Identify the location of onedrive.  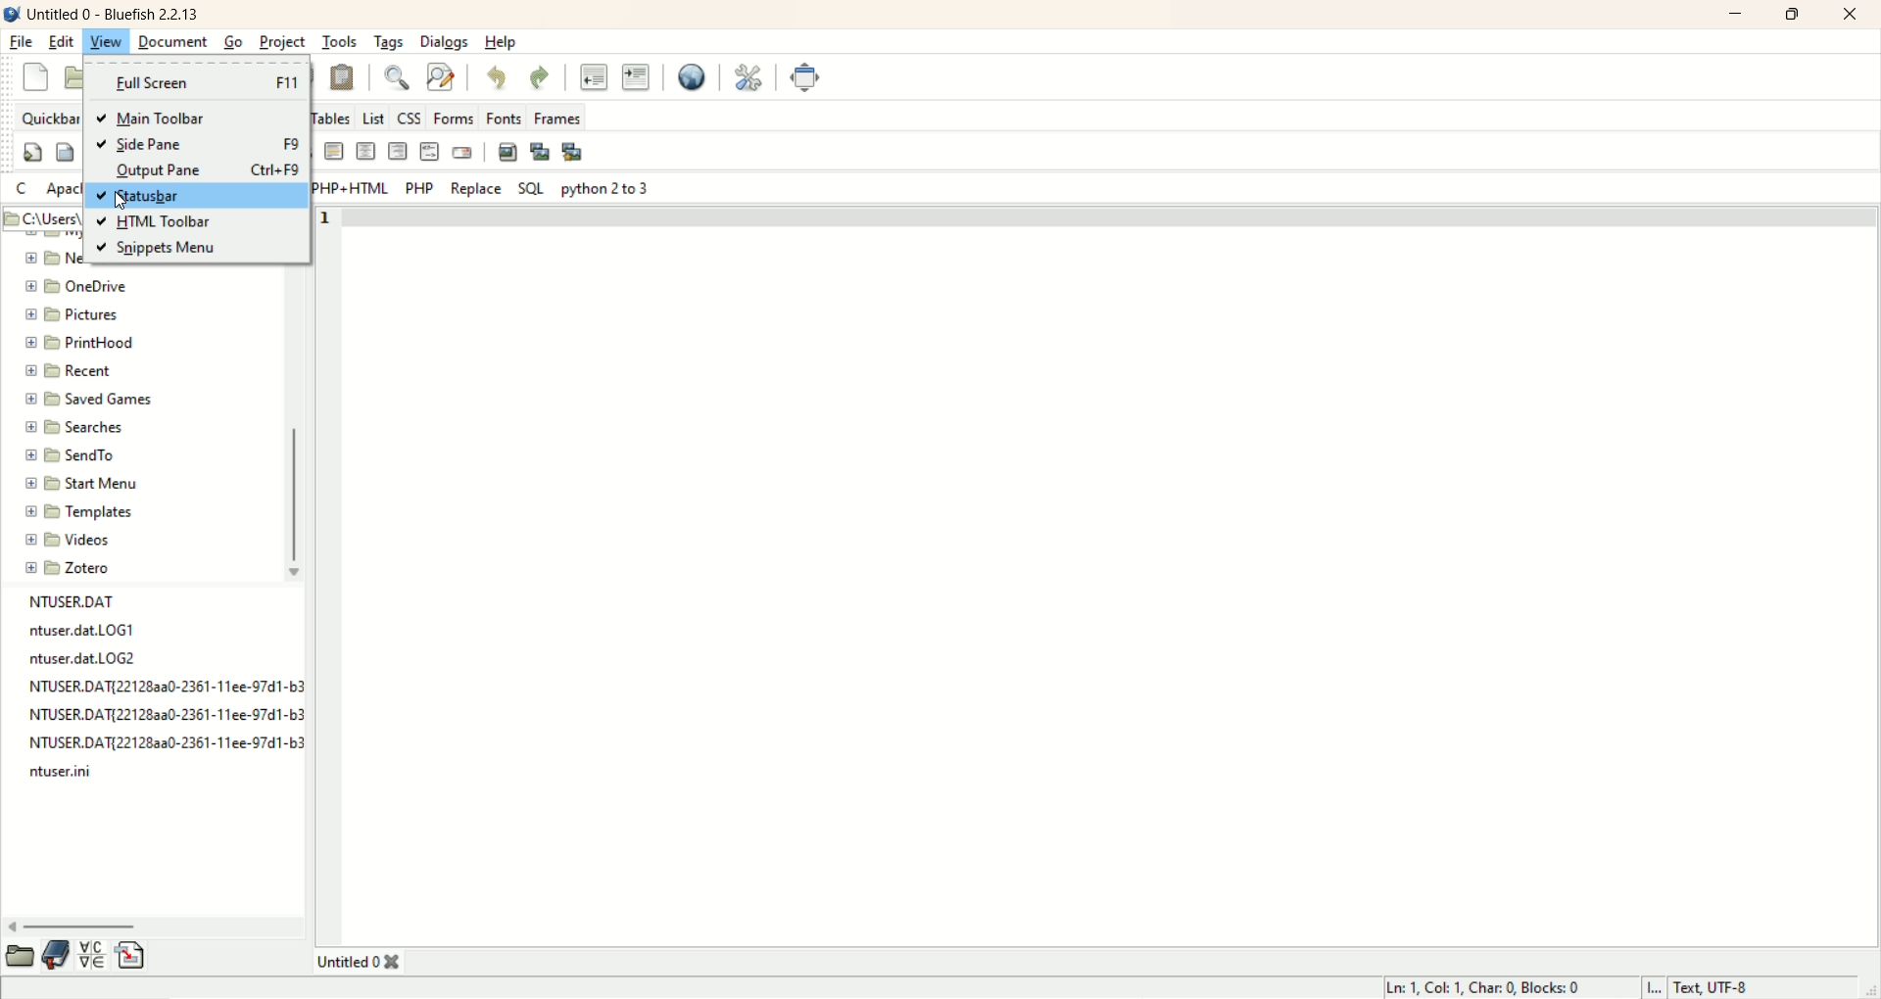
(80, 286).